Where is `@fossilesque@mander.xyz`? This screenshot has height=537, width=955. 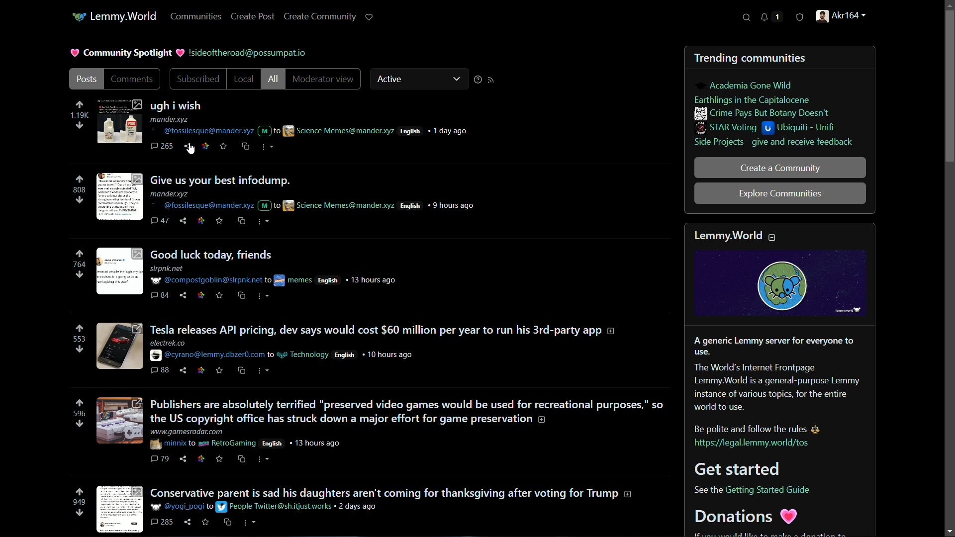
@fossilesque@mander.xyz is located at coordinates (201, 206).